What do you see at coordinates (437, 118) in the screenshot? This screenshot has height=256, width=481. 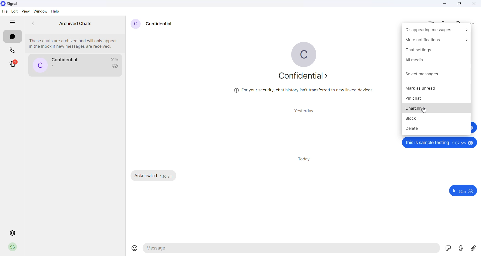 I see `block` at bounding box center [437, 118].